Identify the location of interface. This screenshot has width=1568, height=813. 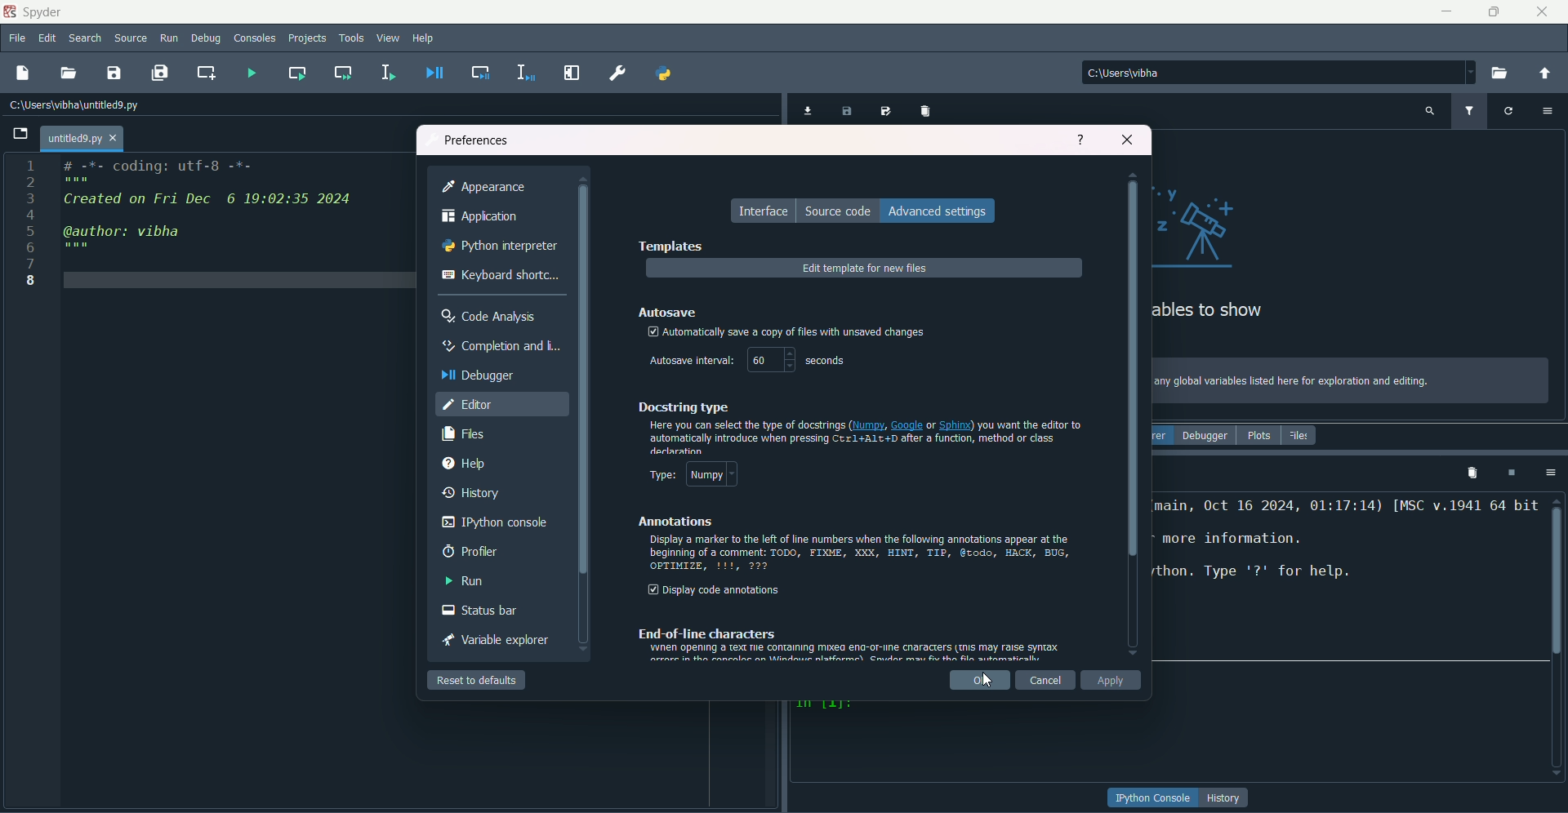
(765, 211).